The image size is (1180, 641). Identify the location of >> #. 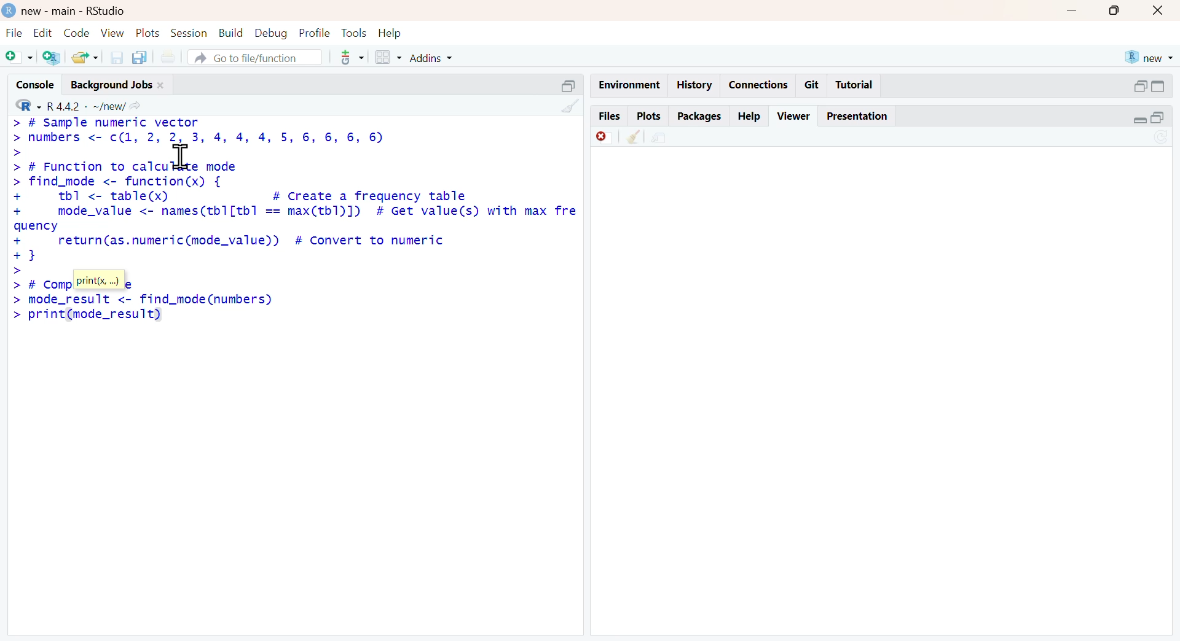
(26, 278).